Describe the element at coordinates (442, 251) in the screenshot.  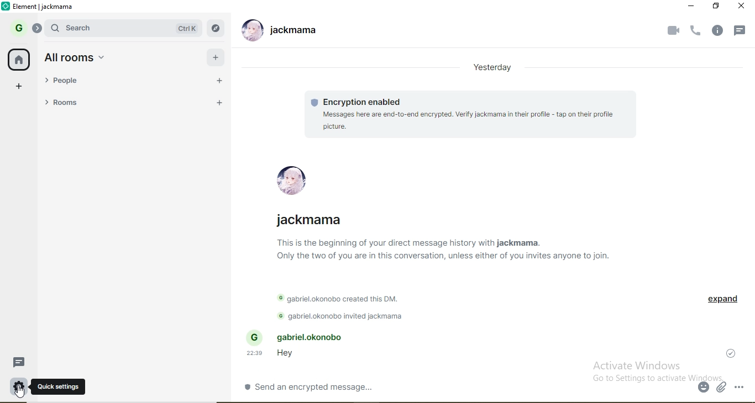
I see `This is the beginning of your direct message history with jackmama.
Only the two of you are in this conversation, unless either of you invites anyone to join.` at that location.